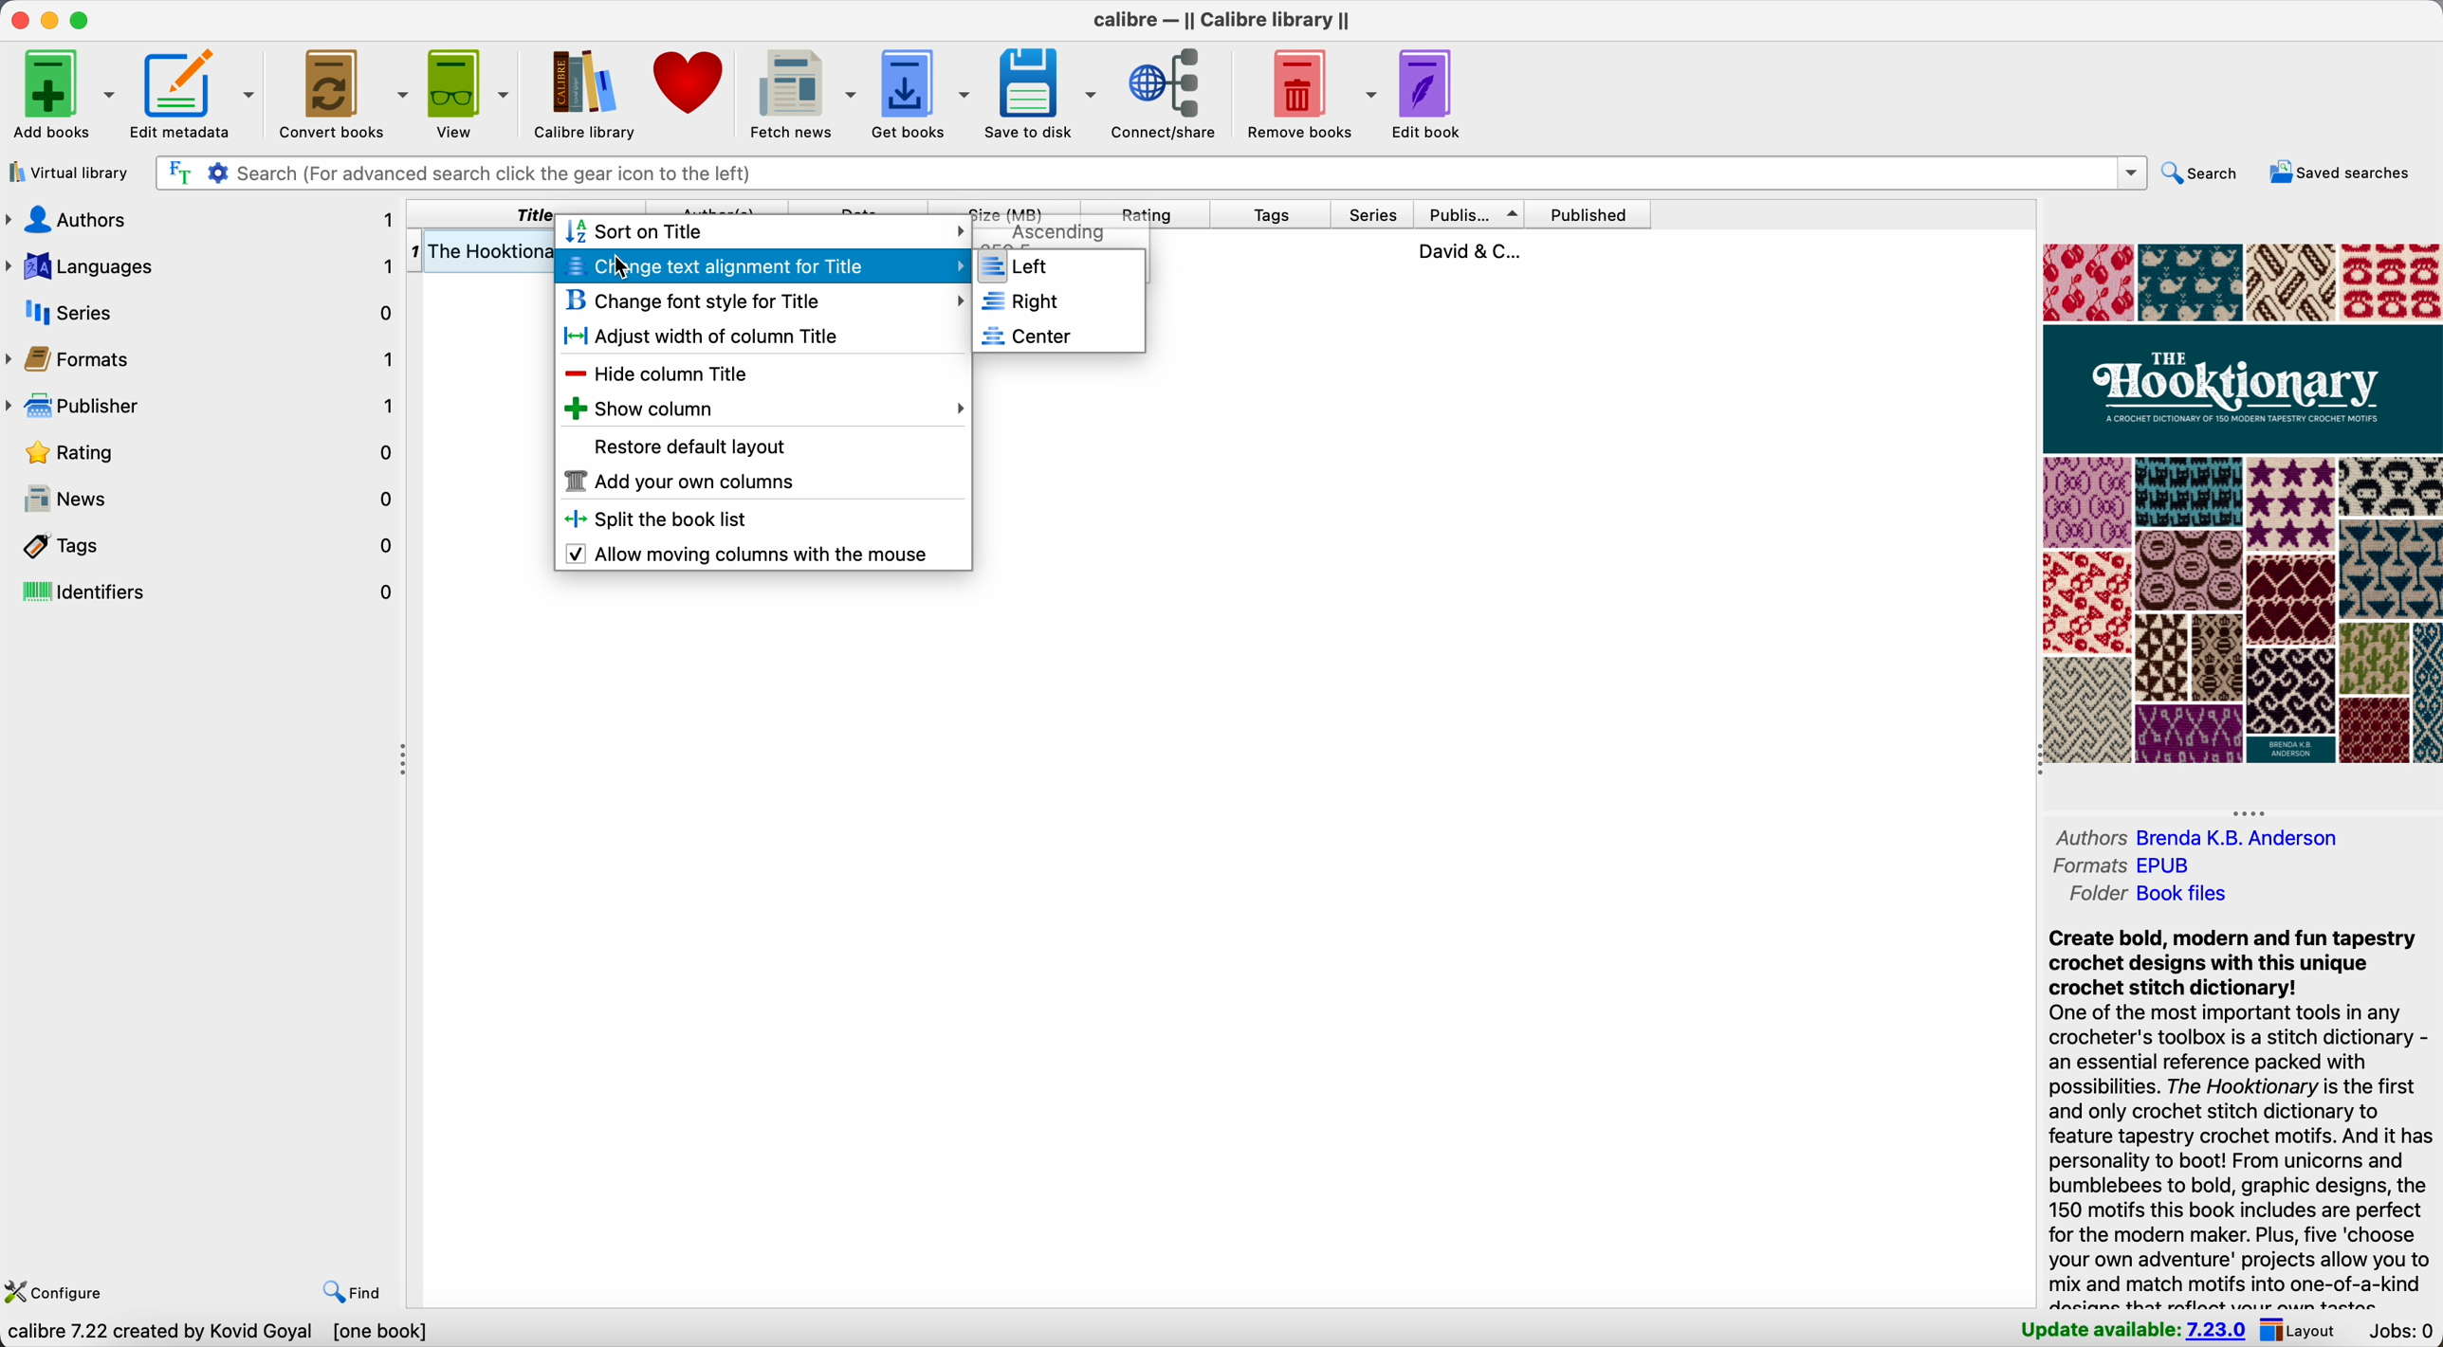  What do you see at coordinates (1058, 301) in the screenshot?
I see `right` at bounding box center [1058, 301].